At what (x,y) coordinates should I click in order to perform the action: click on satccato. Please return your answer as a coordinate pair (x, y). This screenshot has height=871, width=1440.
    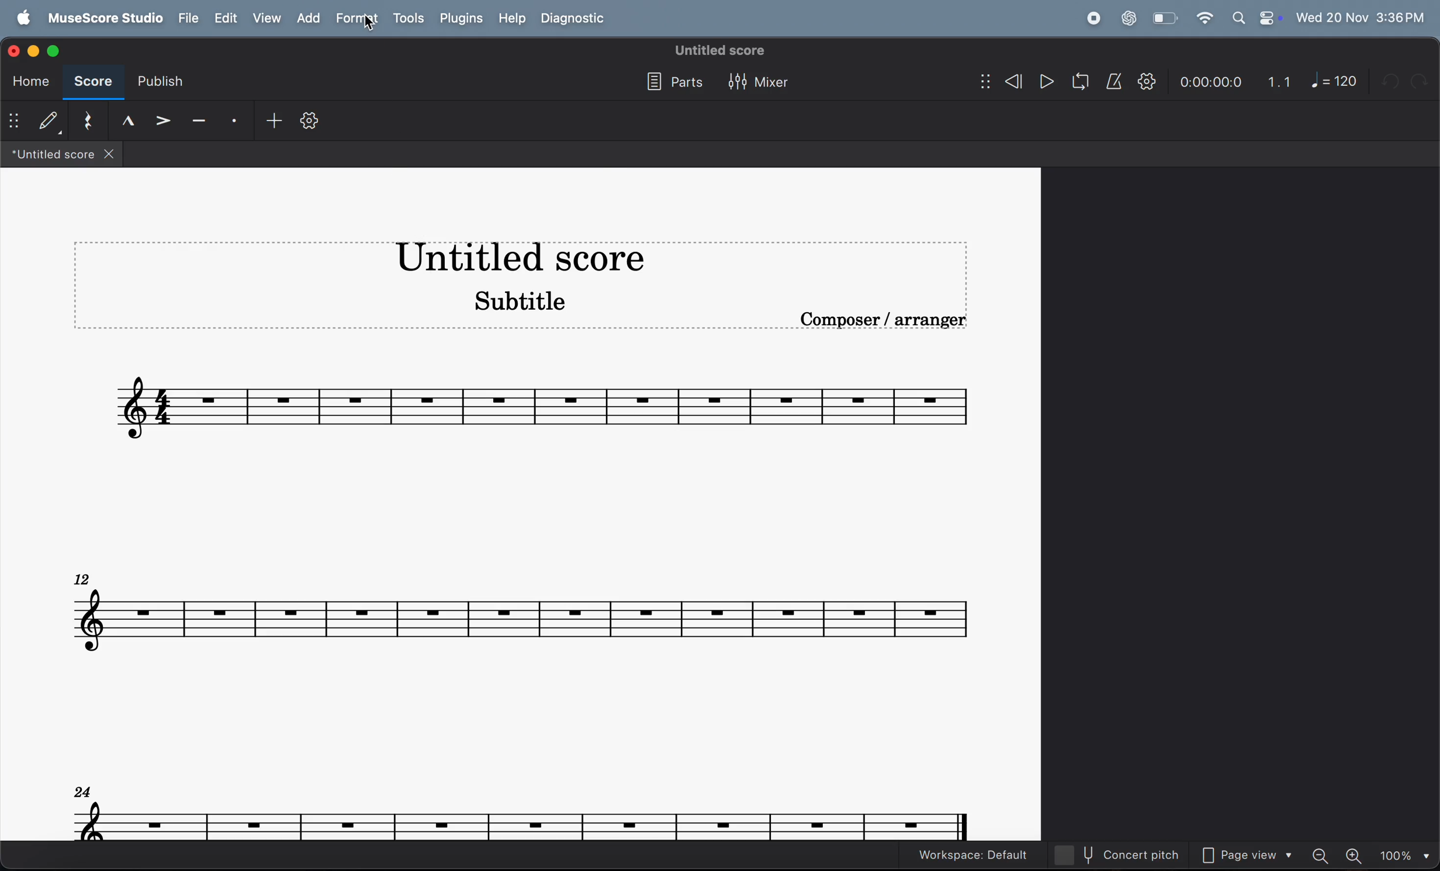
    Looking at the image, I should click on (235, 122).